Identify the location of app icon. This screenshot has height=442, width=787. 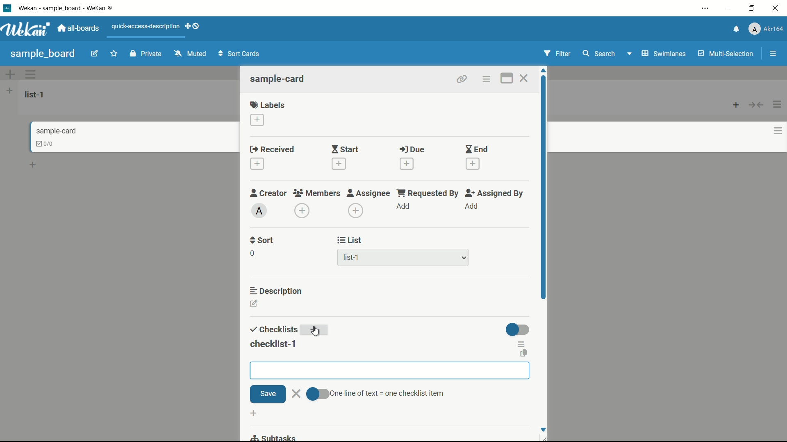
(7, 8).